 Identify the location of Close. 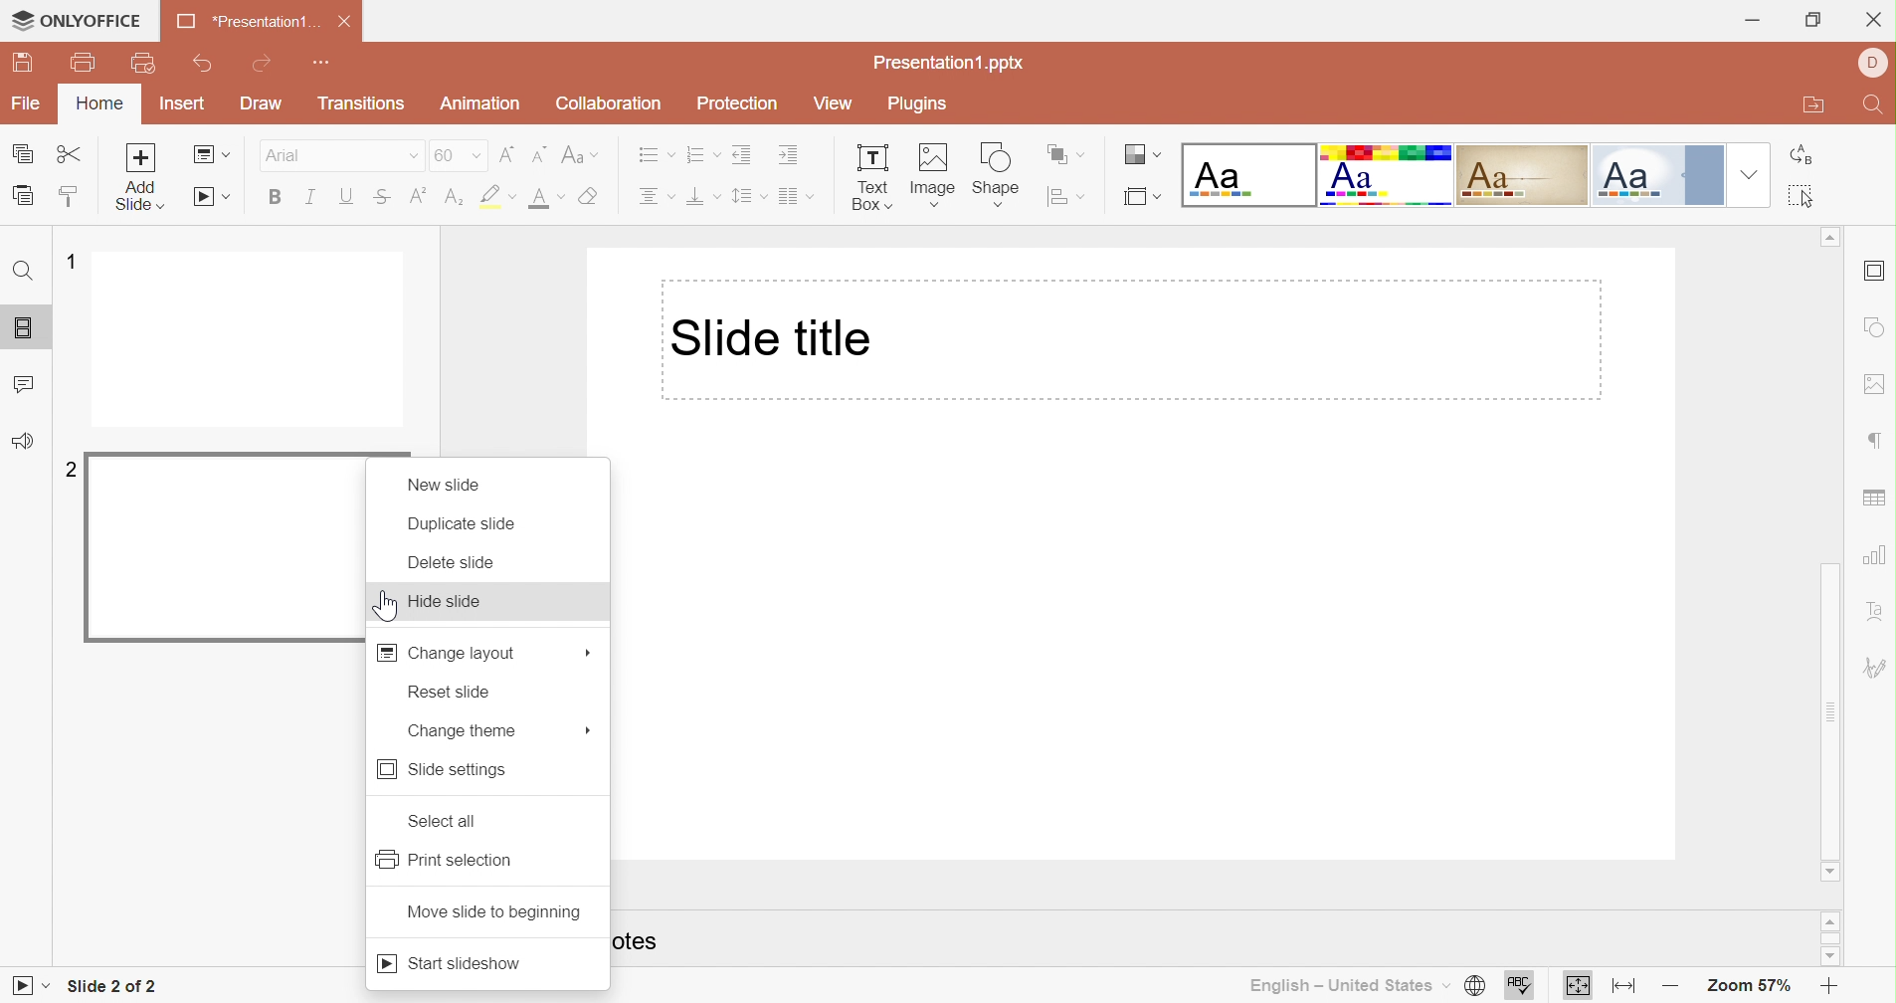
(1876, 19).